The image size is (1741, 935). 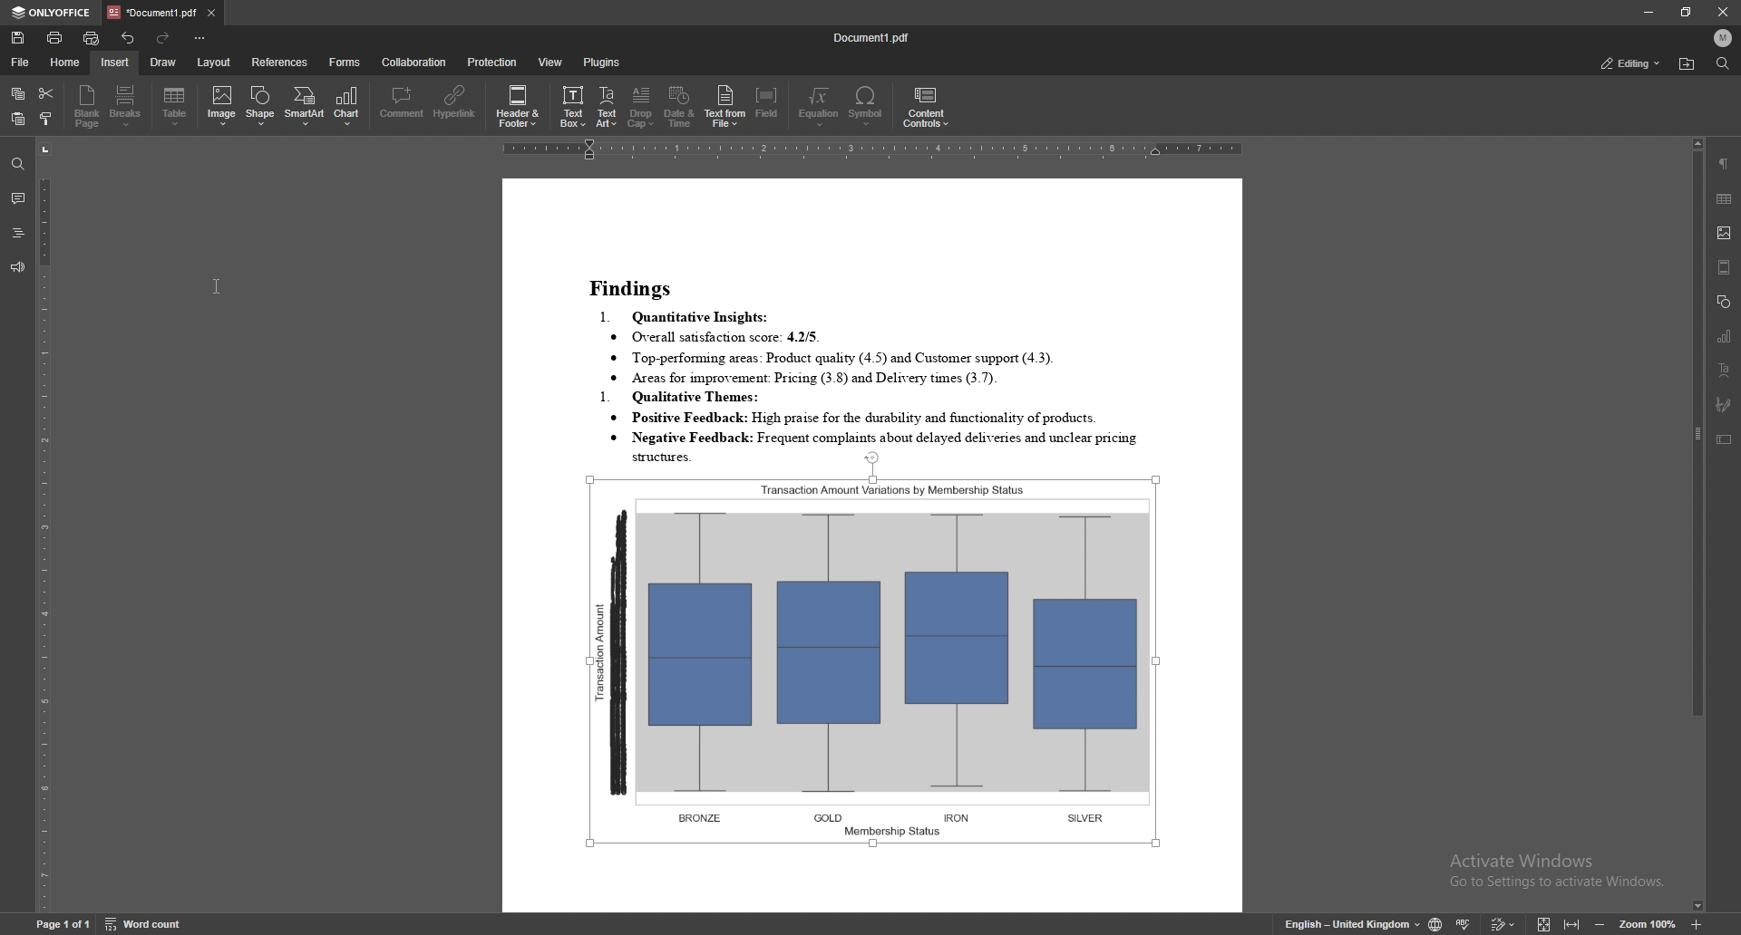 I want to click on profile, so click(x=1723, y=37).